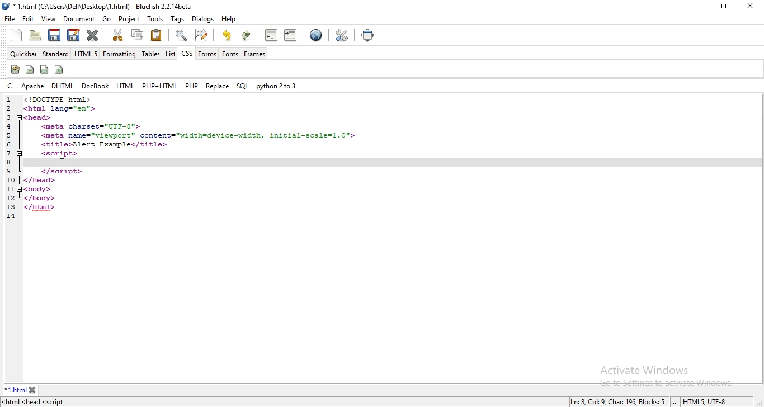  What do you see at coordinates (15, 390) in the screenshot?
I see `1.html` at bounding box center [15, 390].